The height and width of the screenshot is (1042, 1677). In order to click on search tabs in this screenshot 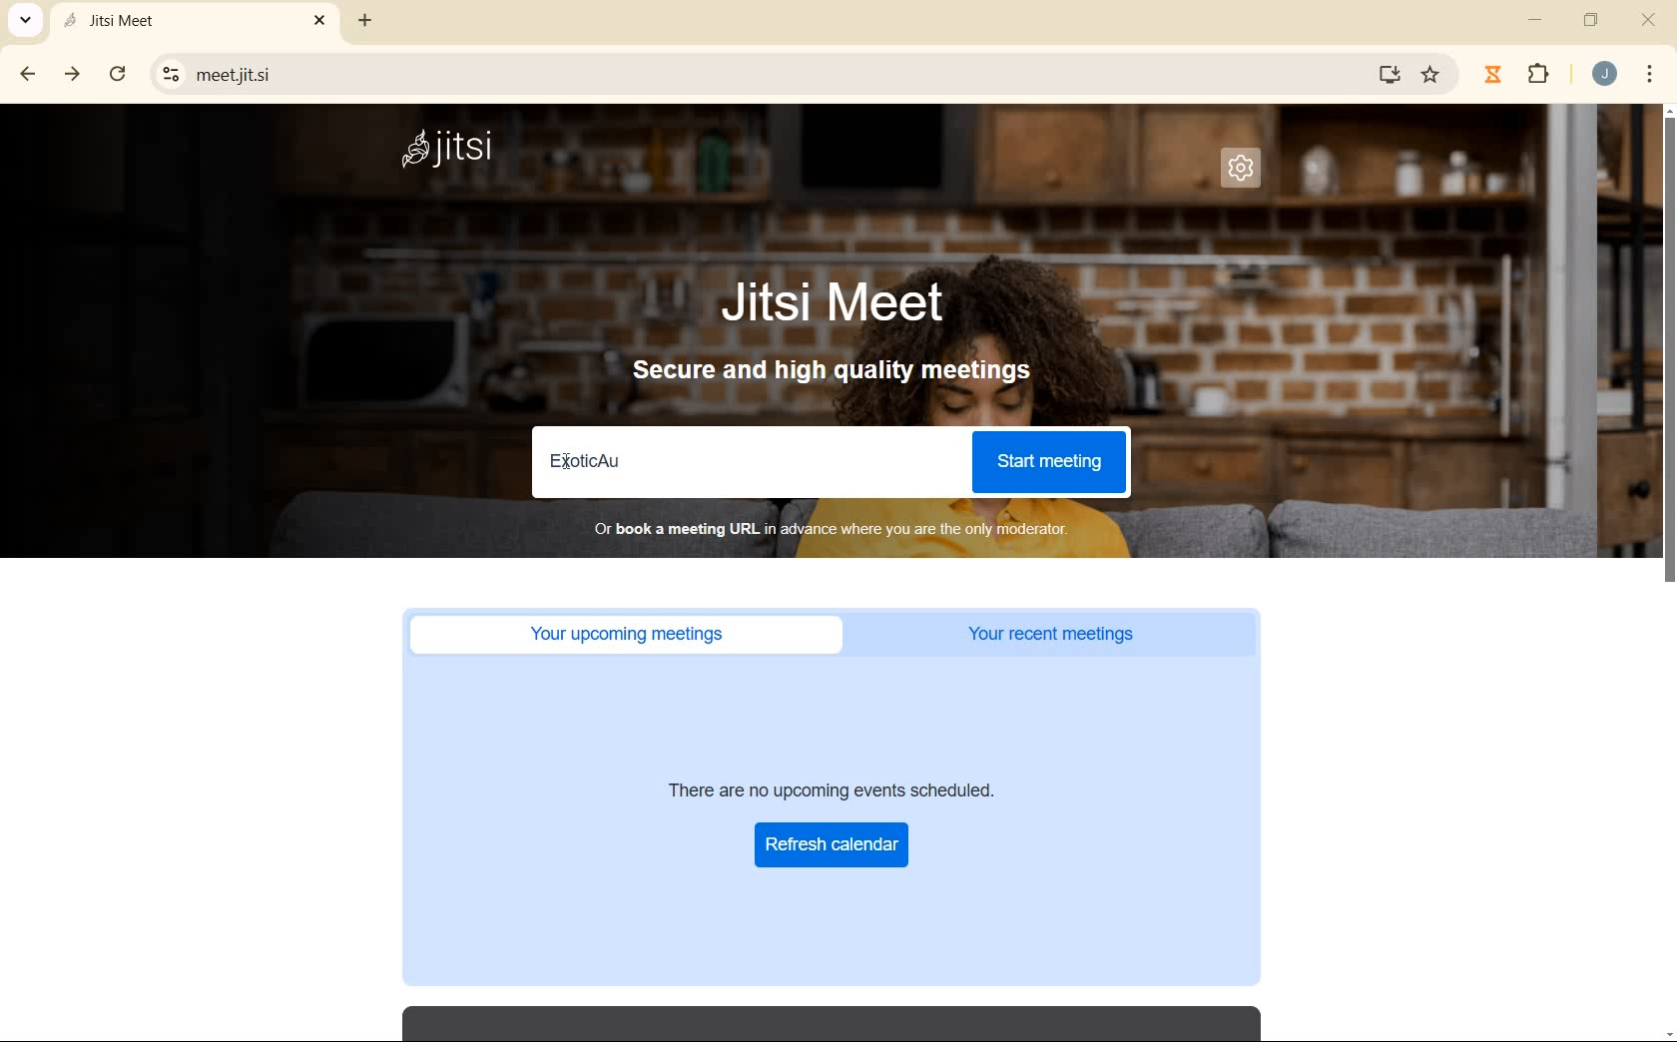, I will do `click(26, 19)`.